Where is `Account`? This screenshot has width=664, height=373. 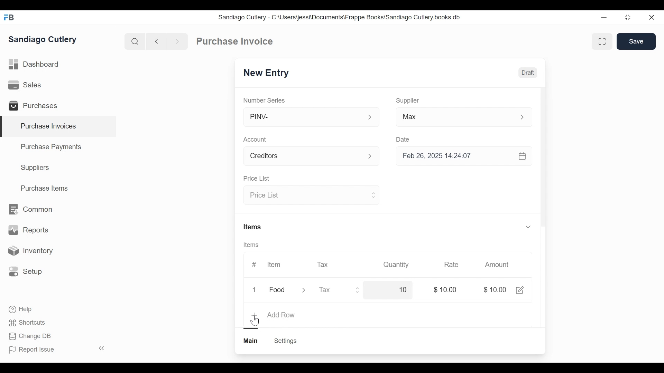
Account is located at coordinates (256, 140).